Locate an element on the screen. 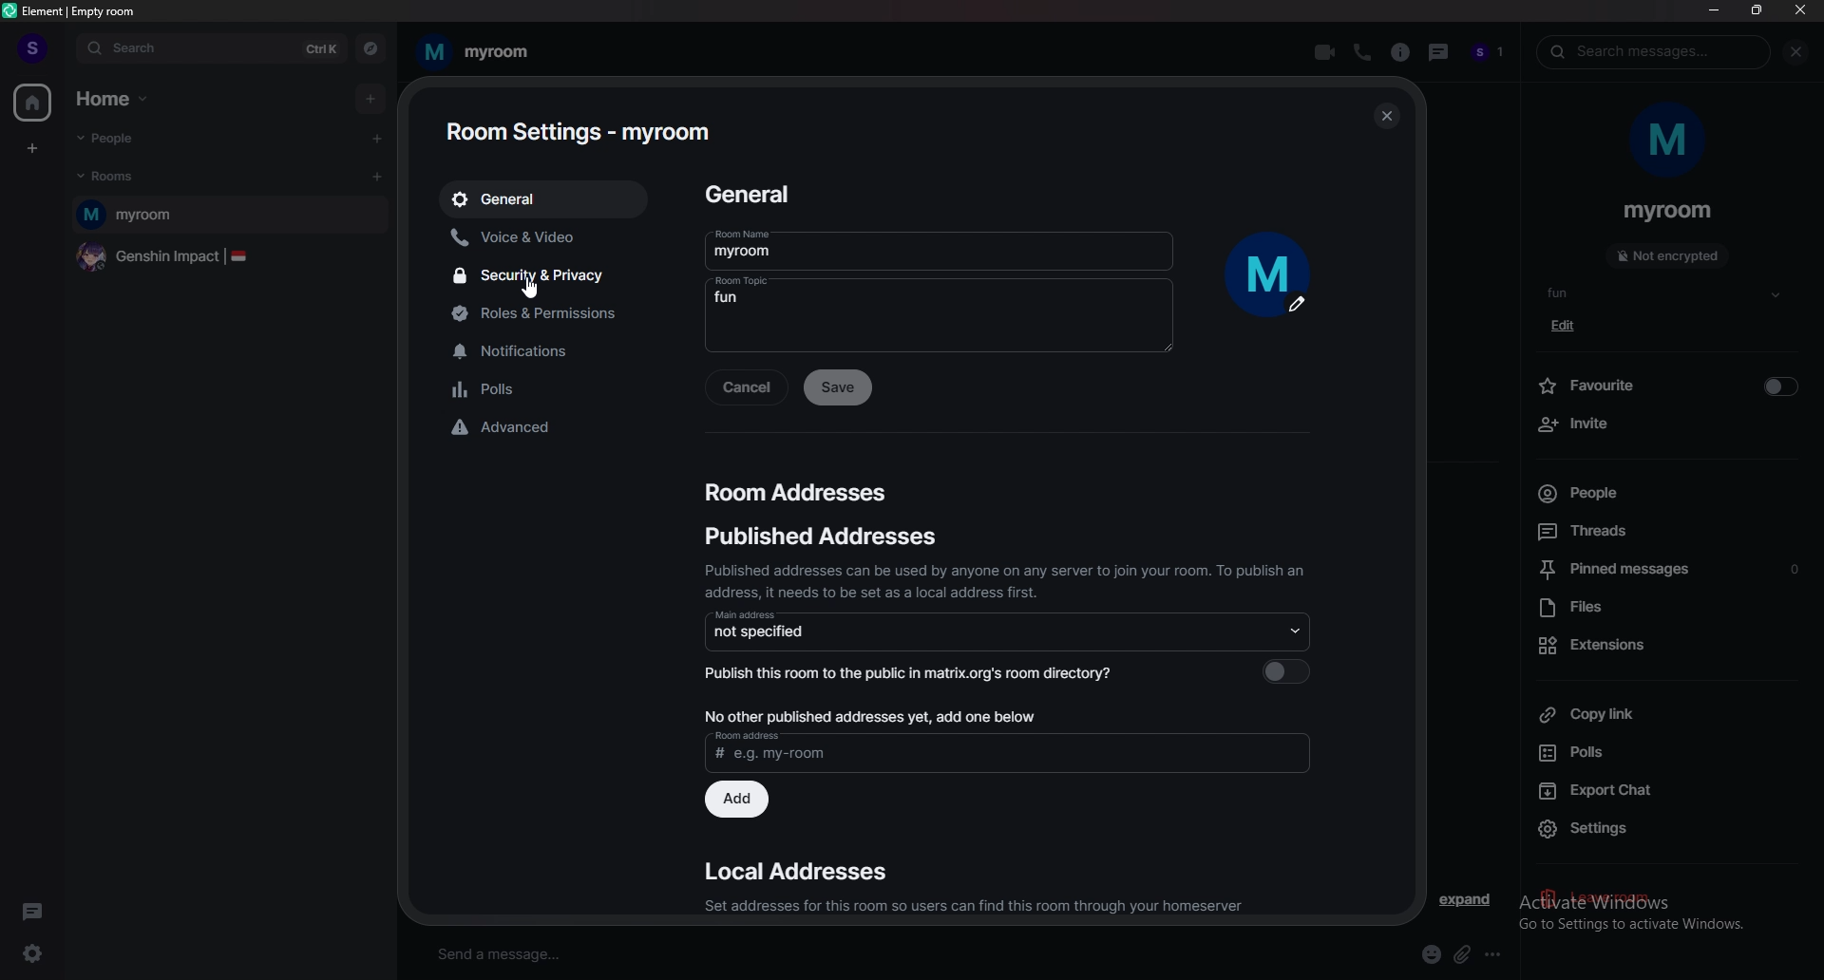 This screenshot has width=1824, height=980. expand is located at coordinates (1467, 899).